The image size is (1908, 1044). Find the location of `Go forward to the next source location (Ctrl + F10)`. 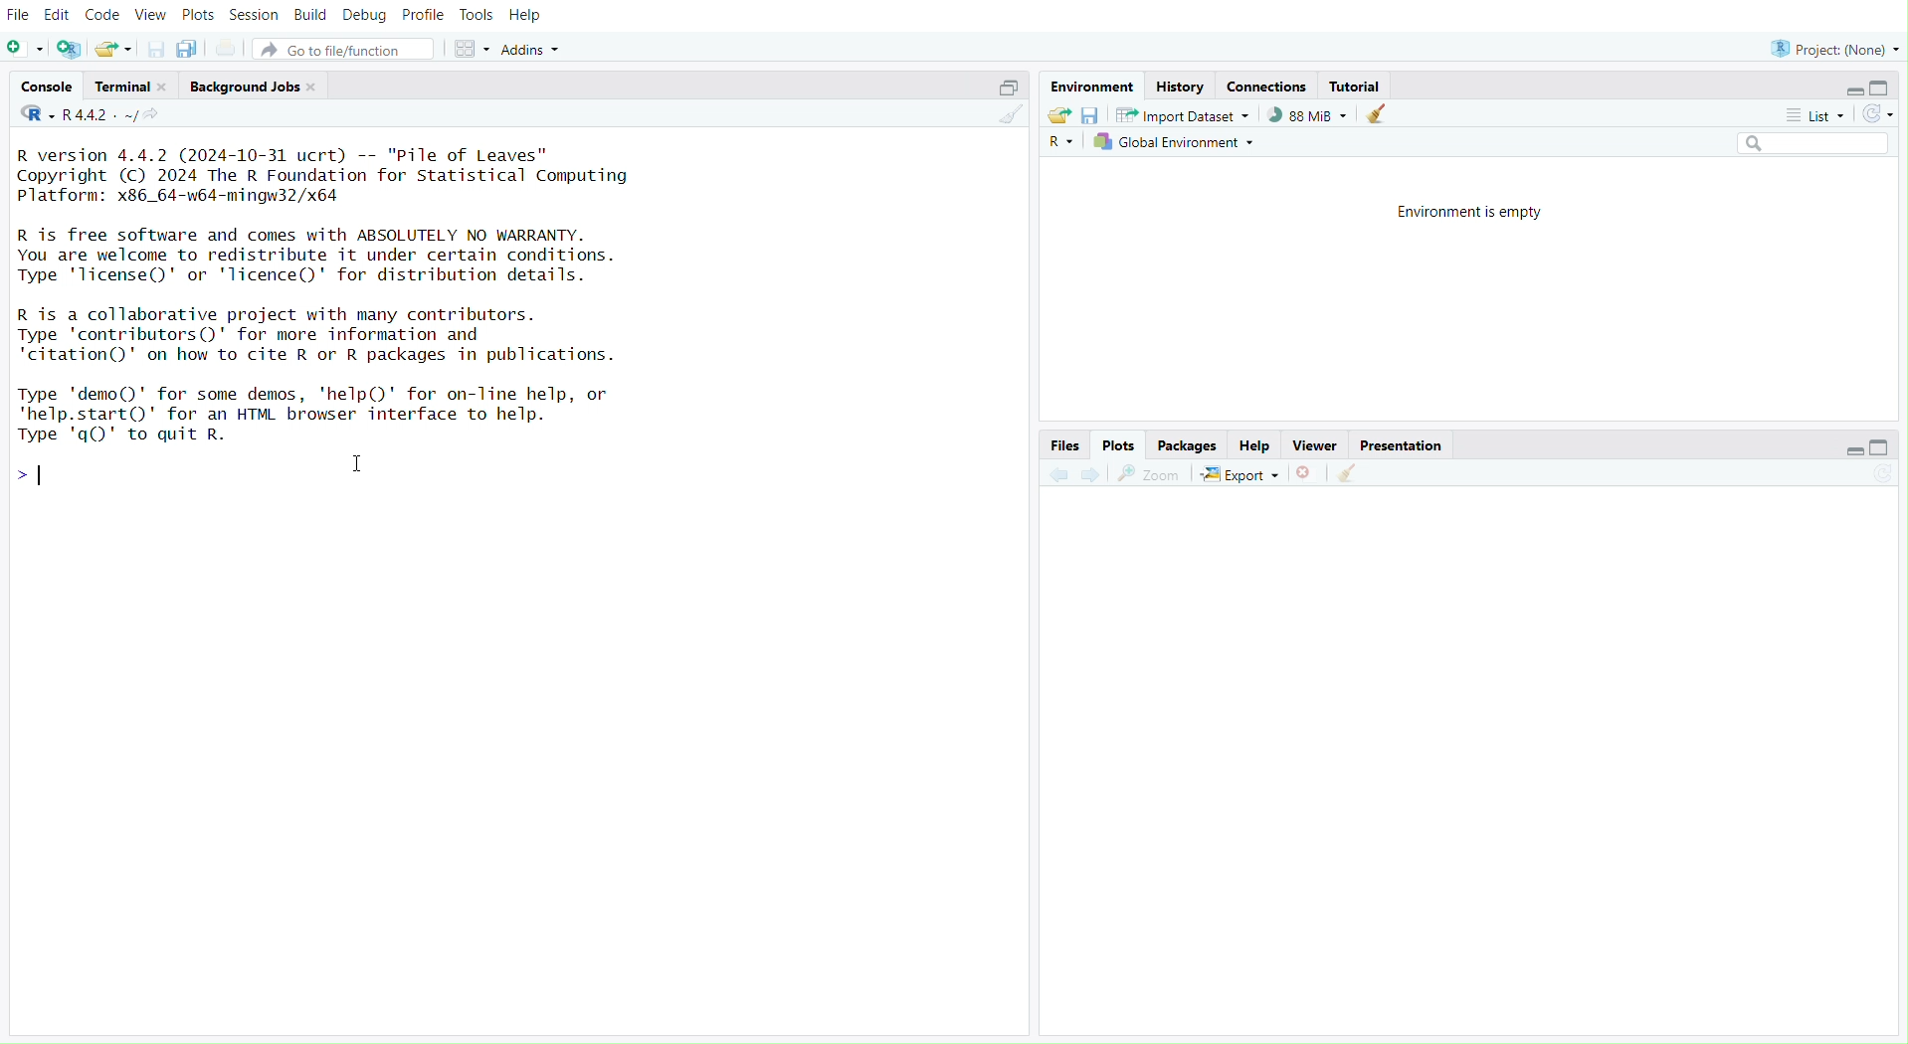

Go forward to the next source location (Ctrl + F10) is located at coordinates (1092, 475).